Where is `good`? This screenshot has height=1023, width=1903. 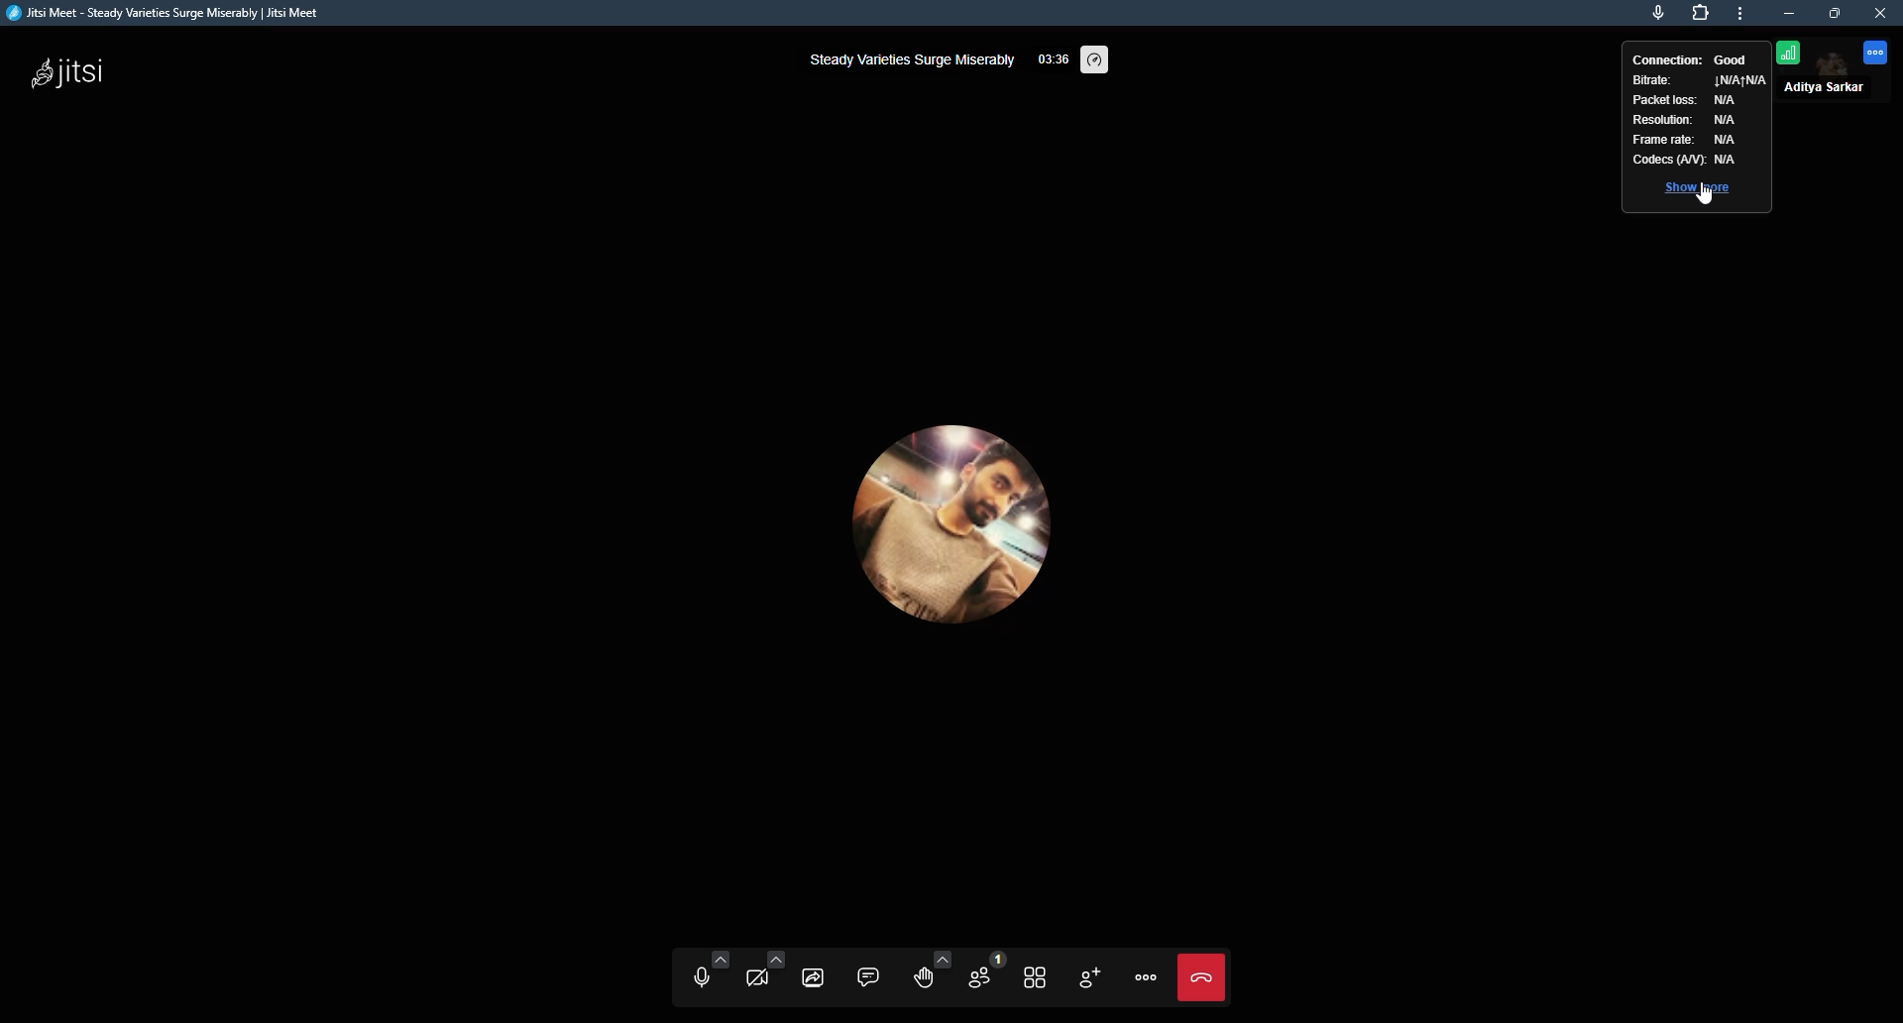
good is located at coordinates (1731, 58).